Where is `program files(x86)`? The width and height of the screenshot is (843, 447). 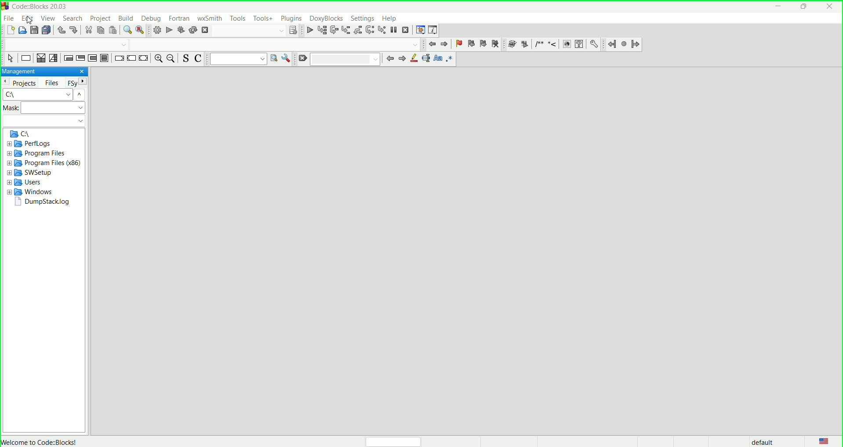
program files(x86) is located at coordinates (44, 163).